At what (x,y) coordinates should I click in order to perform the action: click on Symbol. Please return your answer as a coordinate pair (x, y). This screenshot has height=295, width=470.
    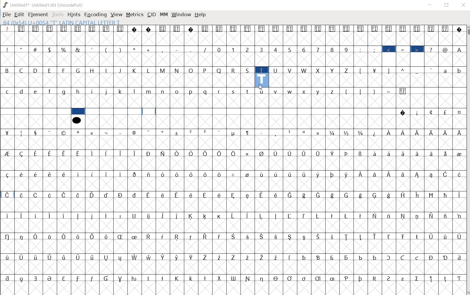
    Looking at the image, I should click on (50, 195).